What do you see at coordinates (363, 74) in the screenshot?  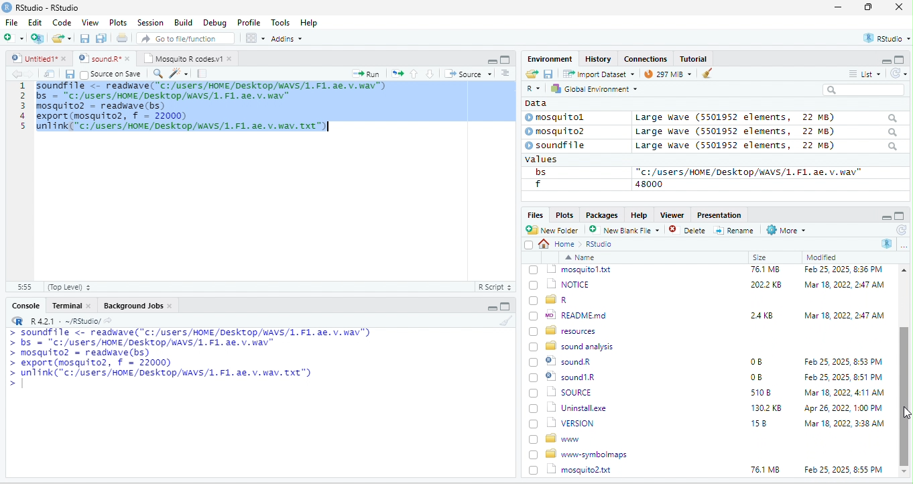 I see `Run` at bounding box center [363, 74].